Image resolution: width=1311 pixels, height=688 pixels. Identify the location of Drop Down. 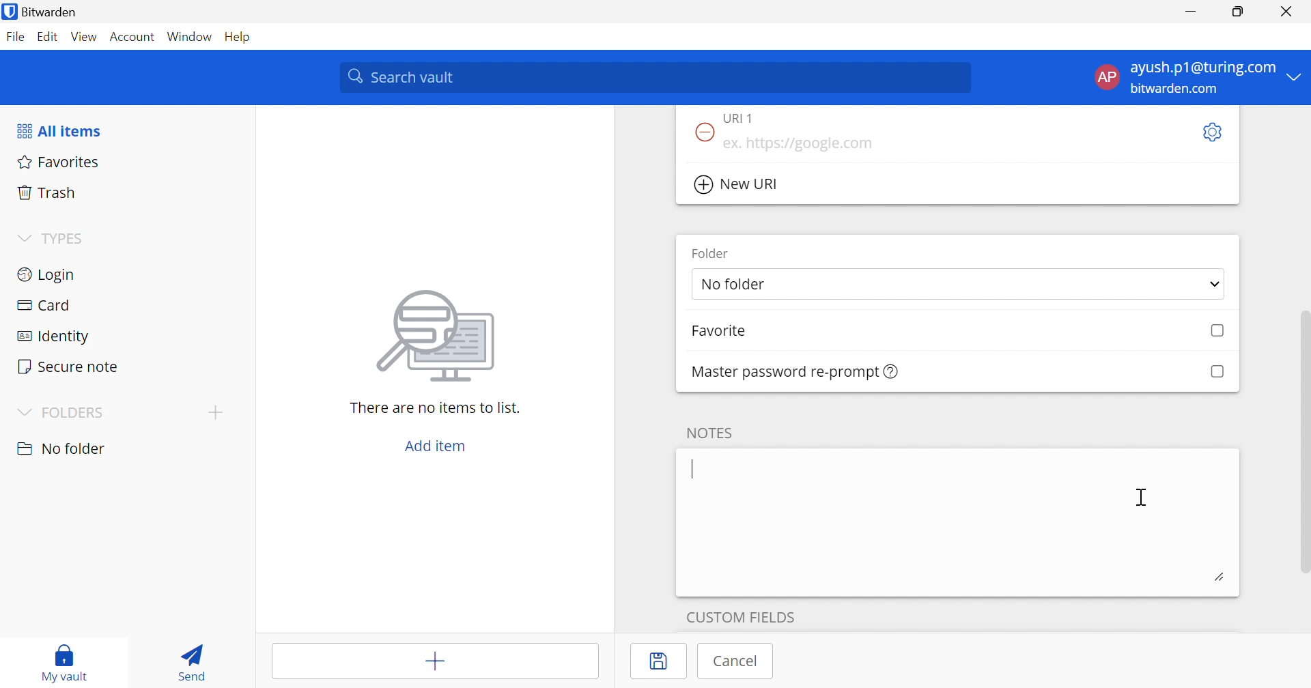
(1295, 76).